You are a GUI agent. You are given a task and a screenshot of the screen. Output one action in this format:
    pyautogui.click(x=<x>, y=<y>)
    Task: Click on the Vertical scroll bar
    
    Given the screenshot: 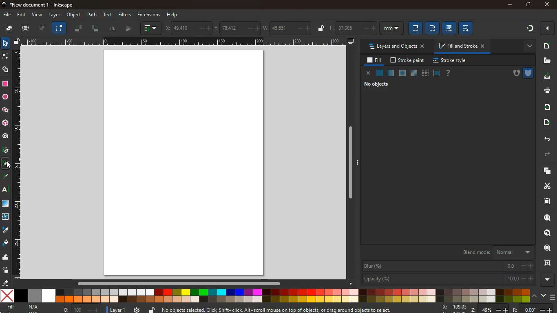 What is the action you would take?
    pyautogui.click(x=349, y=163)
    